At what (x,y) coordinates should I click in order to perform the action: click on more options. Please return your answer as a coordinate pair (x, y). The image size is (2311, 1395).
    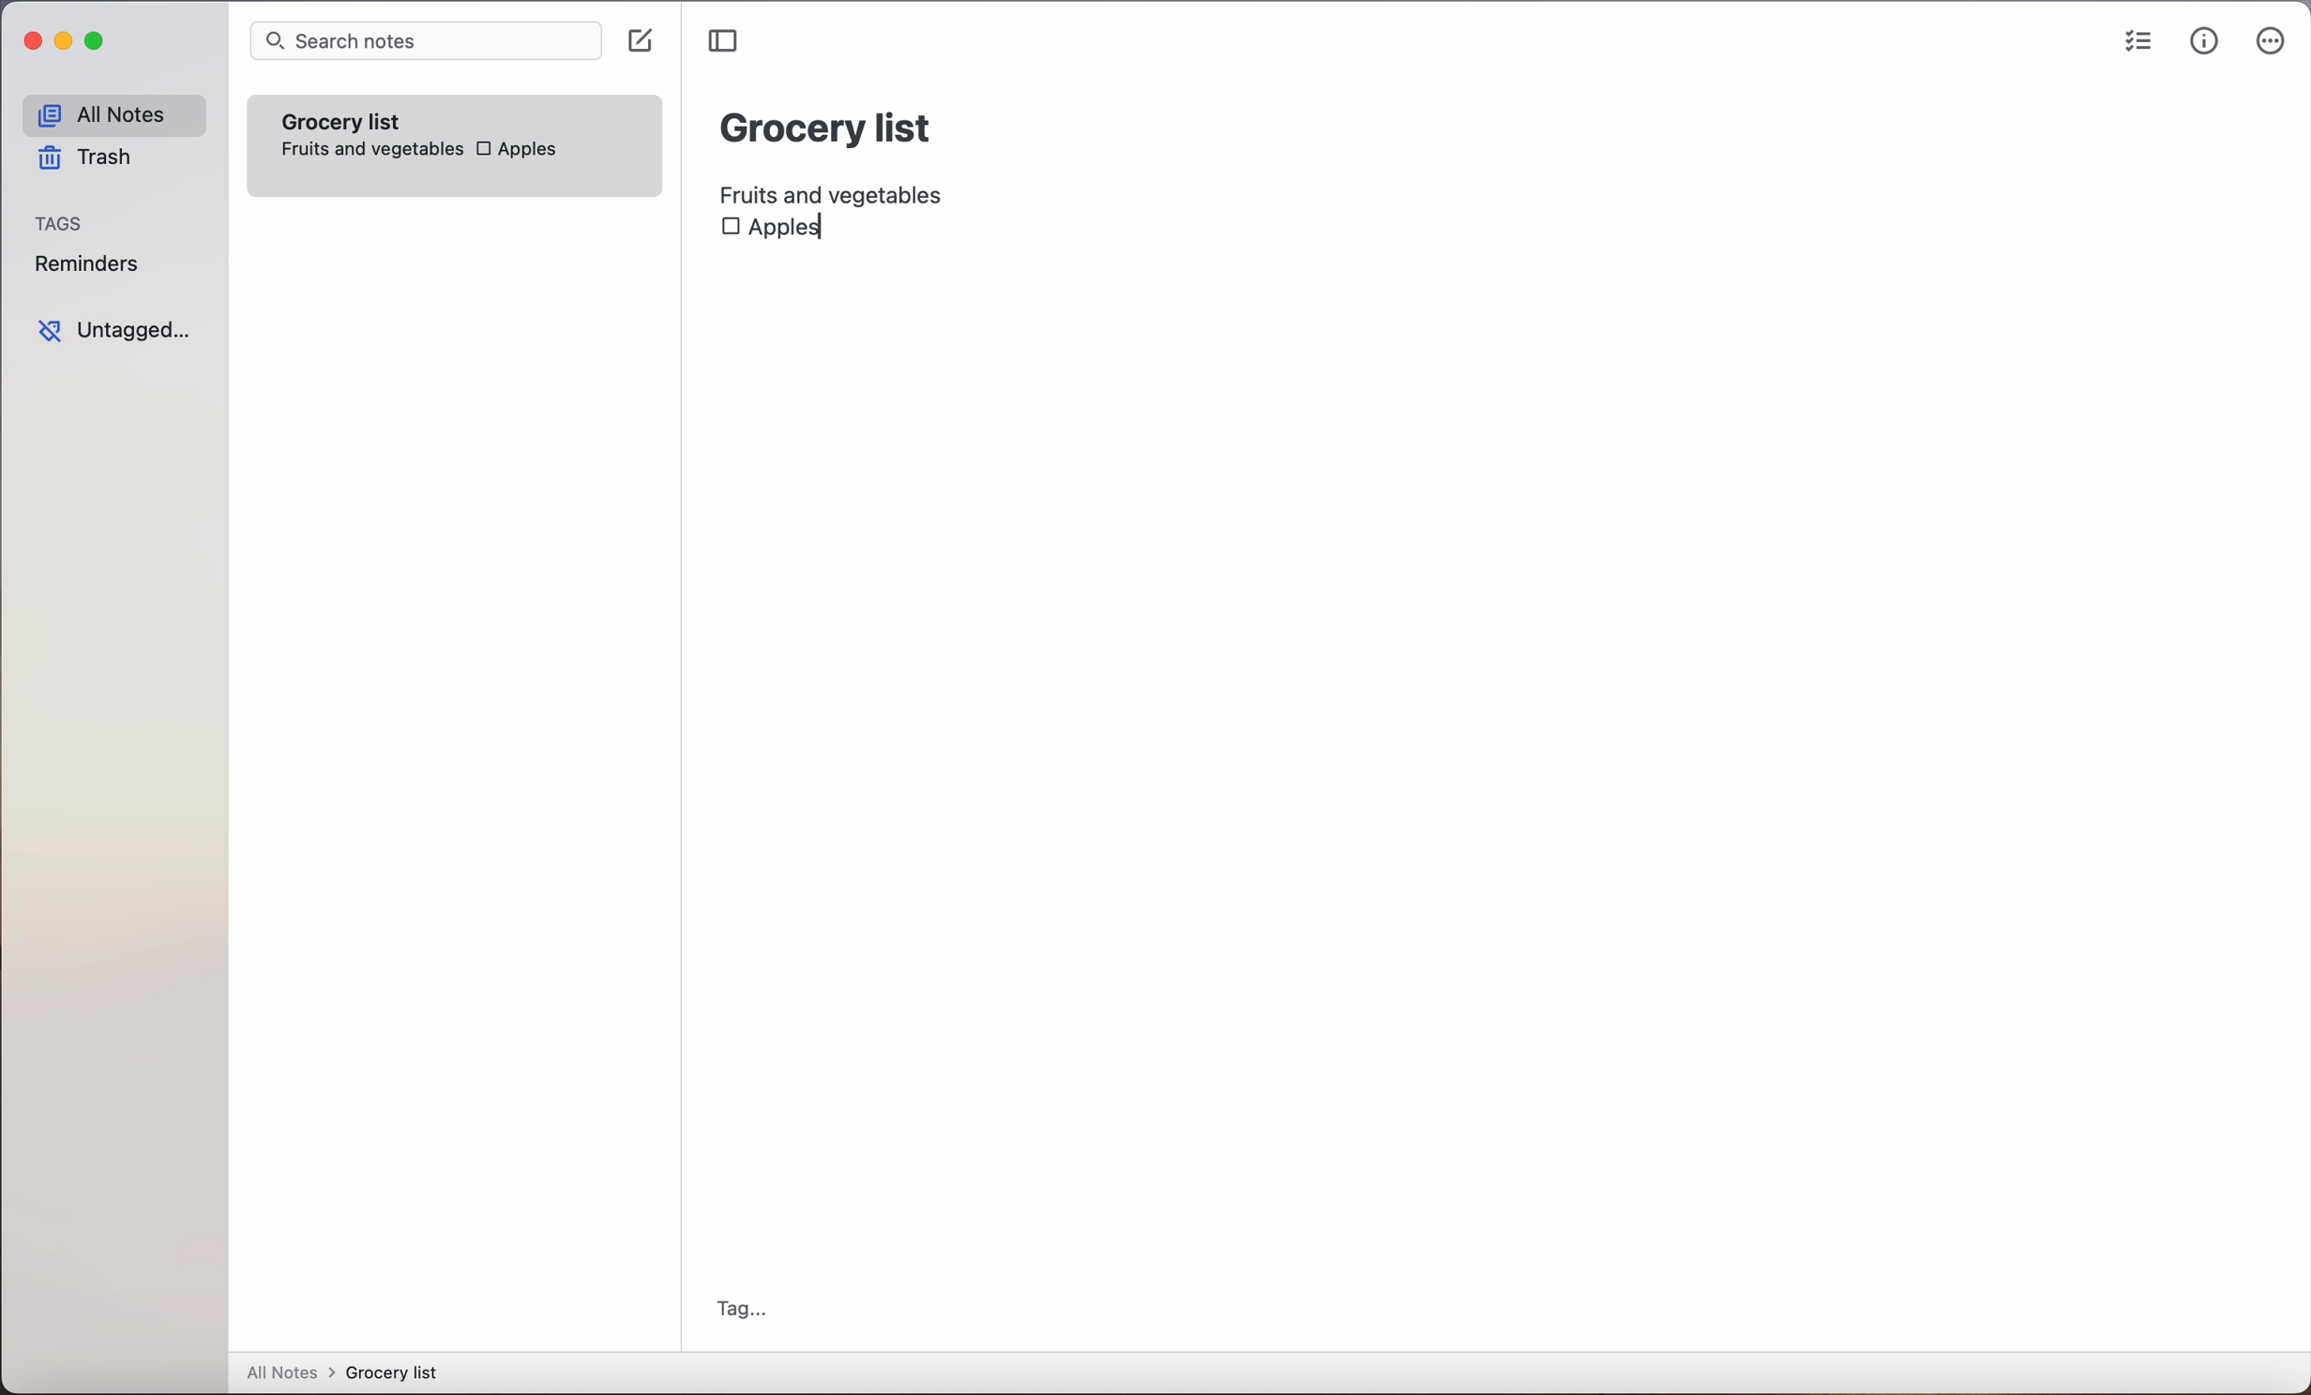
    Looking at the image, I should click on (2271, 45).